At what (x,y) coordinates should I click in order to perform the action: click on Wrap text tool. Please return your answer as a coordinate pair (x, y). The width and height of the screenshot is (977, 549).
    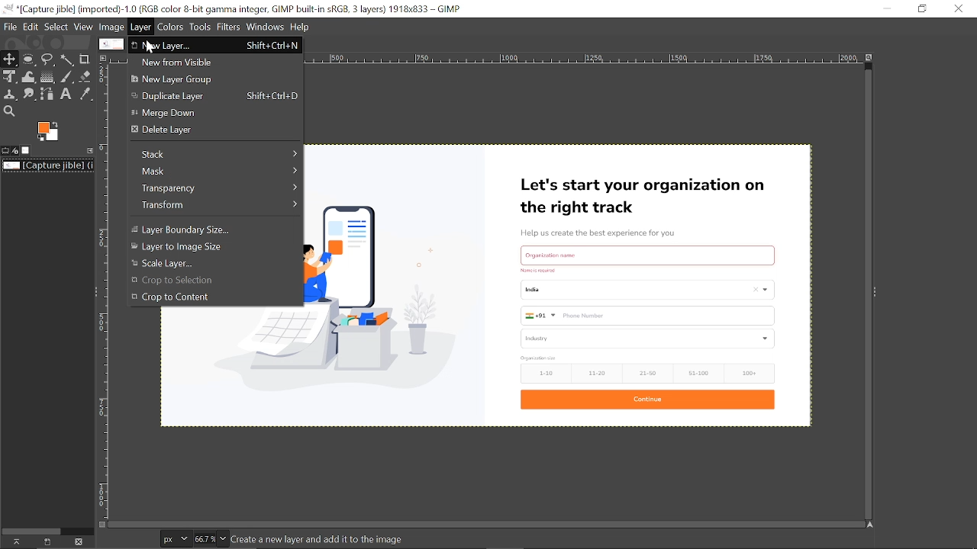
    Looking at the image, I should click on (30, 77).